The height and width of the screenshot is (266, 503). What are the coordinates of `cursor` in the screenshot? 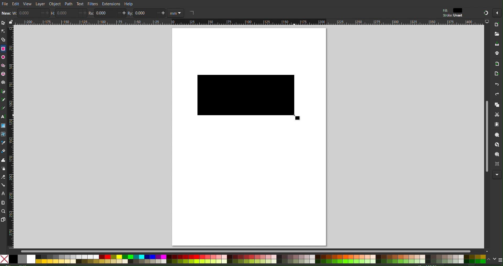 It's located at (300, 118).